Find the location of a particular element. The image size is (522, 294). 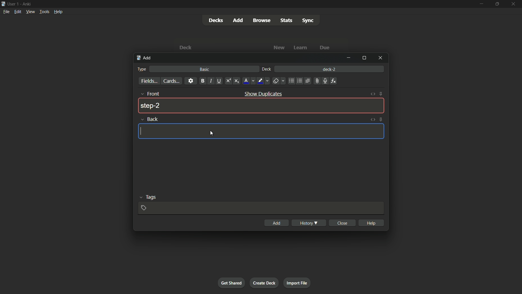

deck-2 is located at coordinates (329, 69).